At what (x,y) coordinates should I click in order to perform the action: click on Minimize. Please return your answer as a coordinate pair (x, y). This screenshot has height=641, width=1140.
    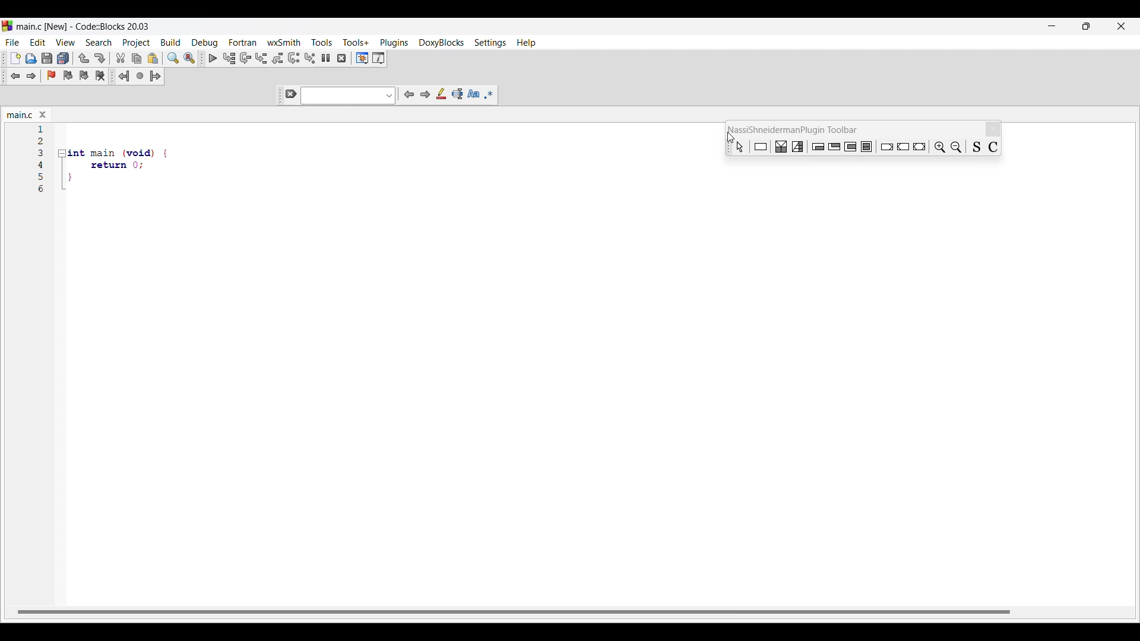
    Looking at the image, I should click on (1052, 26).